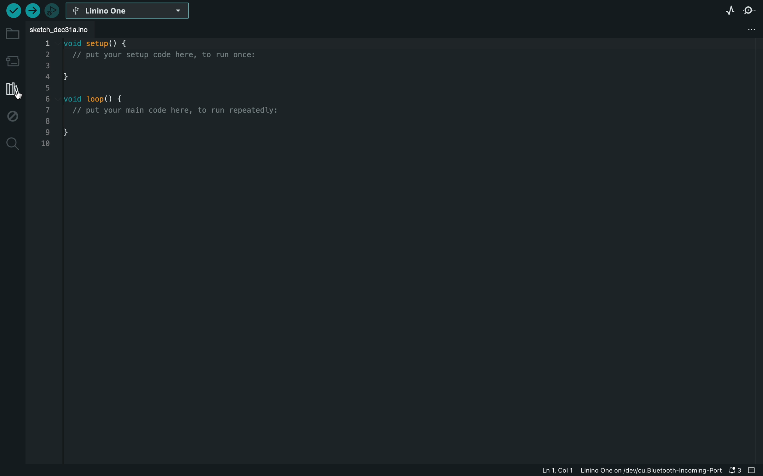  I want to click on file tab, so click(65, 29).